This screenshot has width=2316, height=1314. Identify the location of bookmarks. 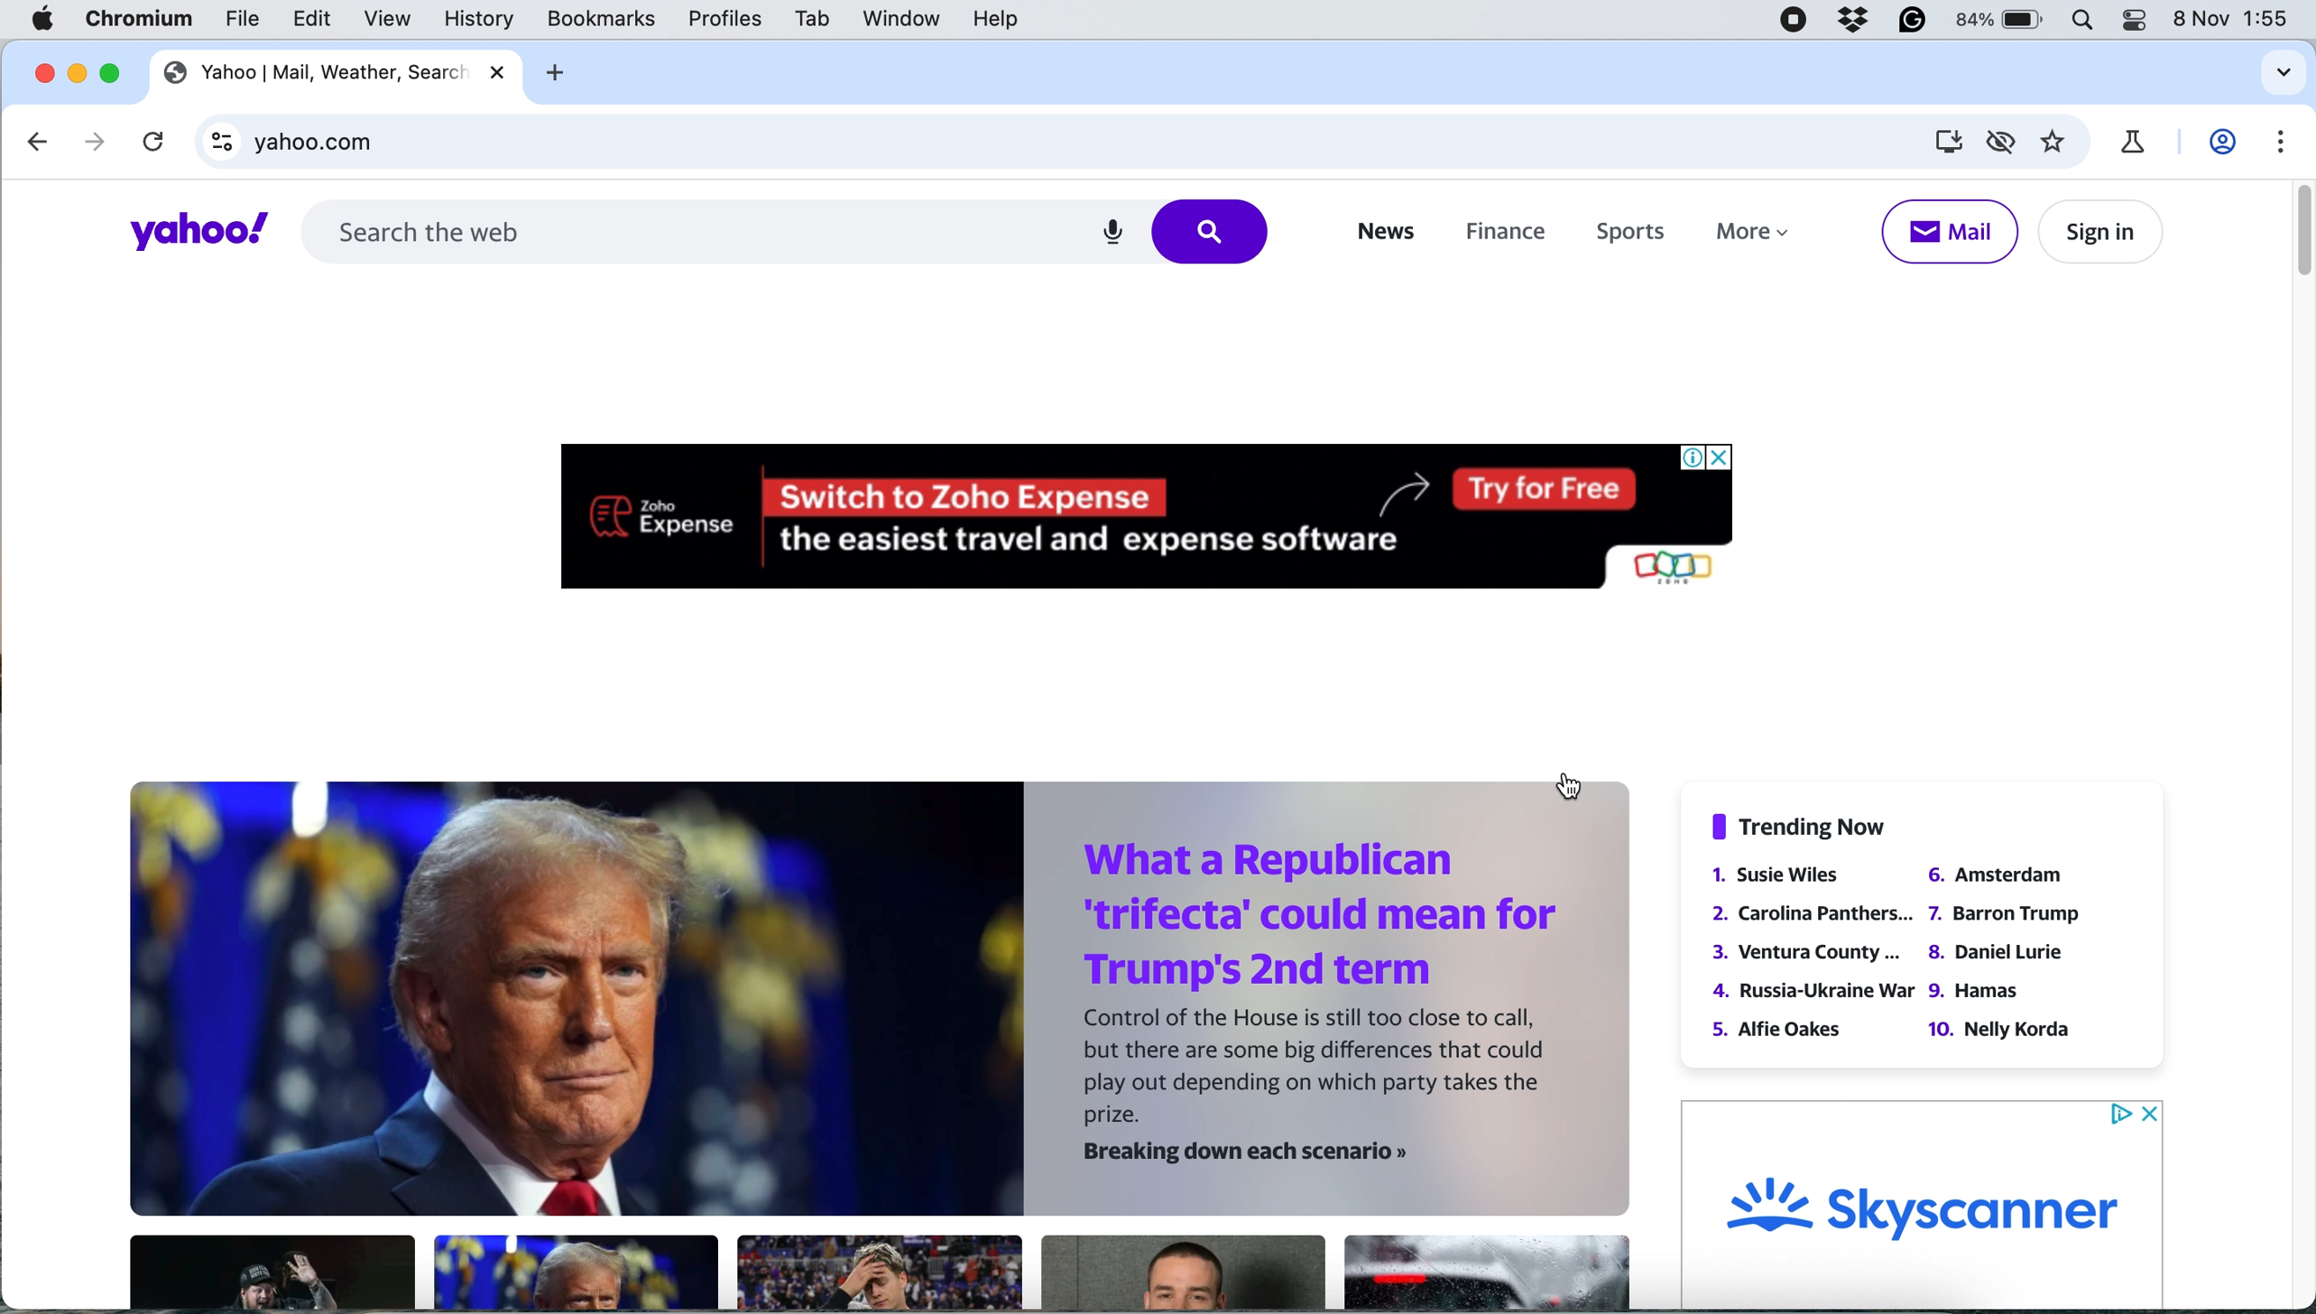
(604, 19).